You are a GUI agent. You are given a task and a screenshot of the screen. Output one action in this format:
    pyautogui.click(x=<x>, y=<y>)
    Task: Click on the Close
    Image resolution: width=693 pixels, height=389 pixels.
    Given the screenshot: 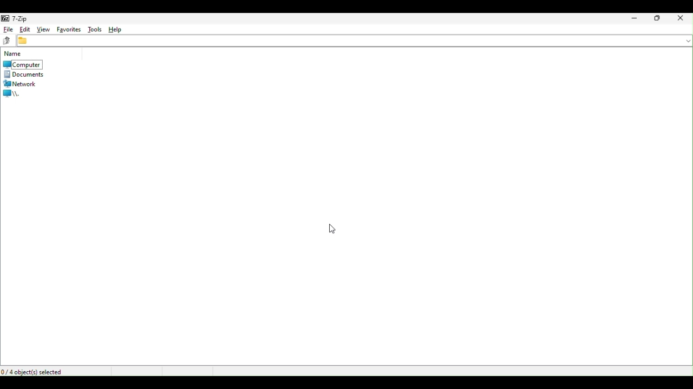 What is the action you would take?
    pyautogui.click(x=683, y=18)
    